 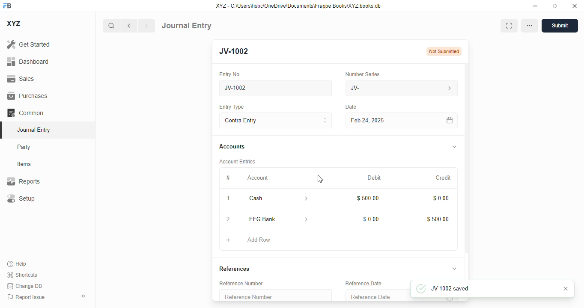 I want to click on feb 24, 2025, so click(x=383, y=121).